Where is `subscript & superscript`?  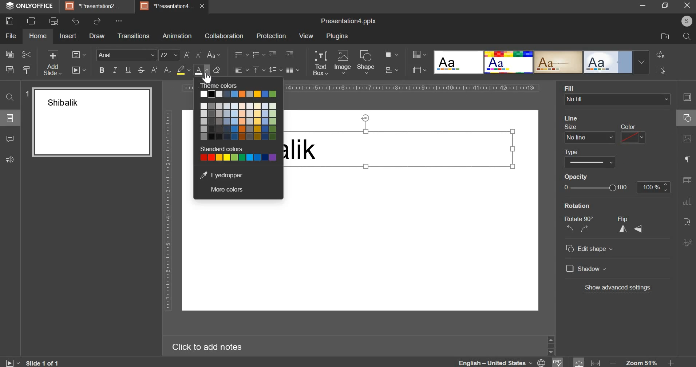 subscript & superscript is located at coordinates (161, 70).